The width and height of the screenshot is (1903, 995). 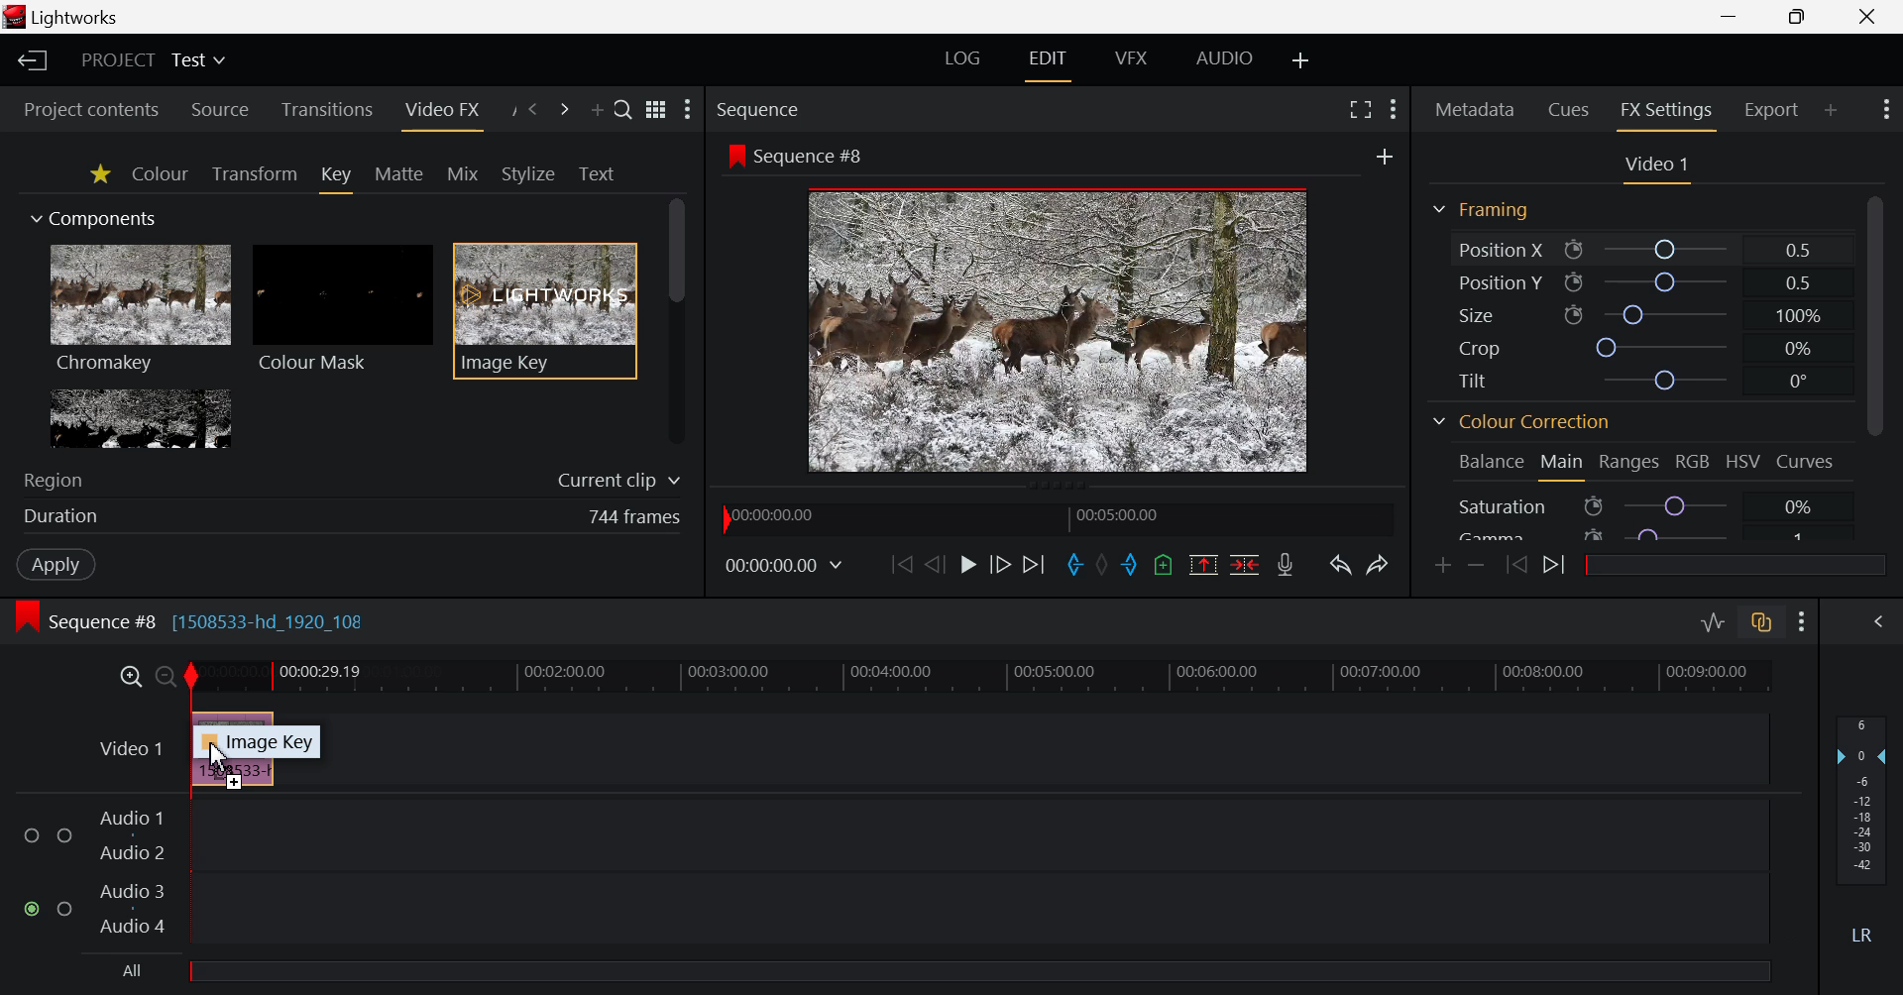 What do you see at coordinates (130, 927) in the screenshot?
I see `Audio 4` at bounding box center [130, 927].